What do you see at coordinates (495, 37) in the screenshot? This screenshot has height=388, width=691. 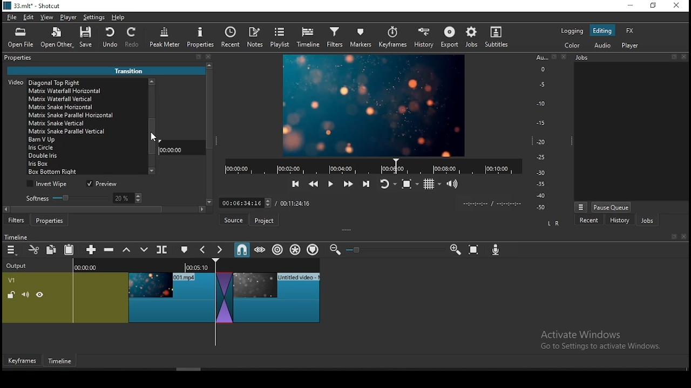 I see `subtitle` at bounding box center [495, 37].